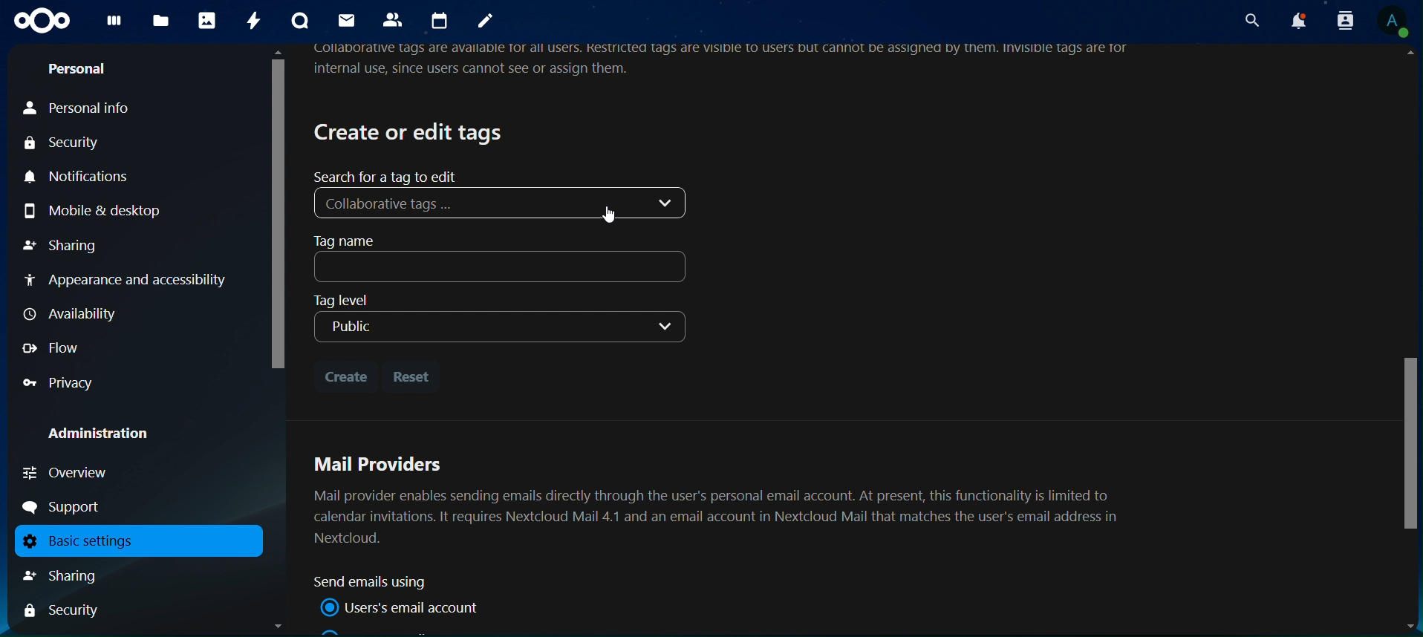 The image size is (1423, 637). Describe the element at coordinates (498, 328) in the screenshot. I see `Public ` at that location.